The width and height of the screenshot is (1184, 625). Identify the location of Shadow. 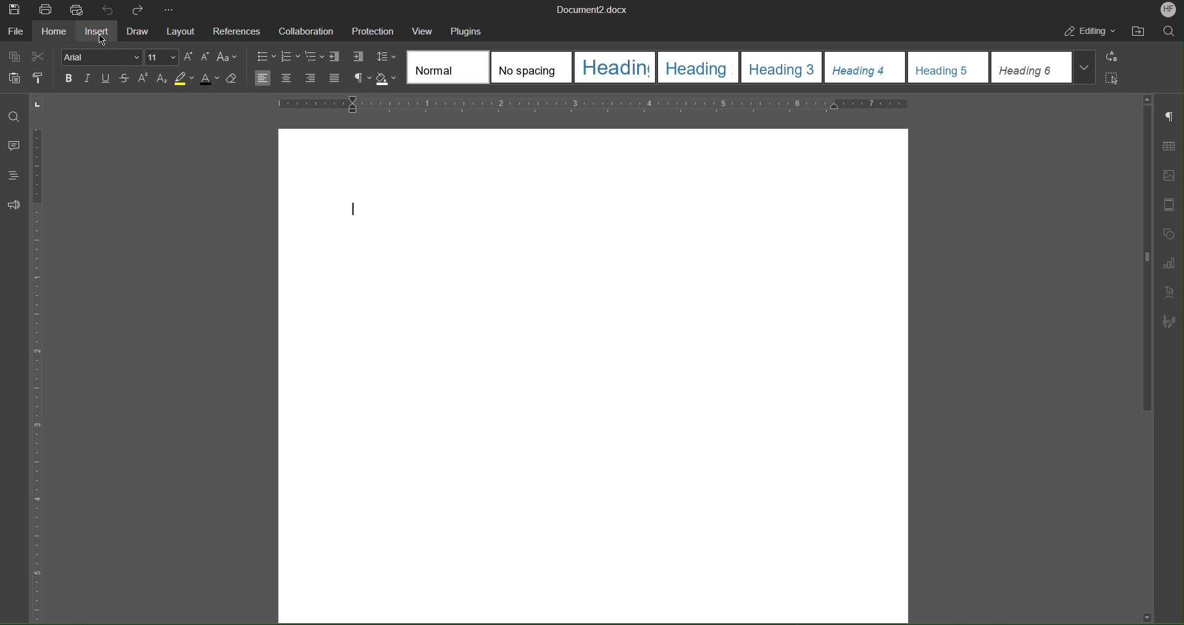
(385, 78).